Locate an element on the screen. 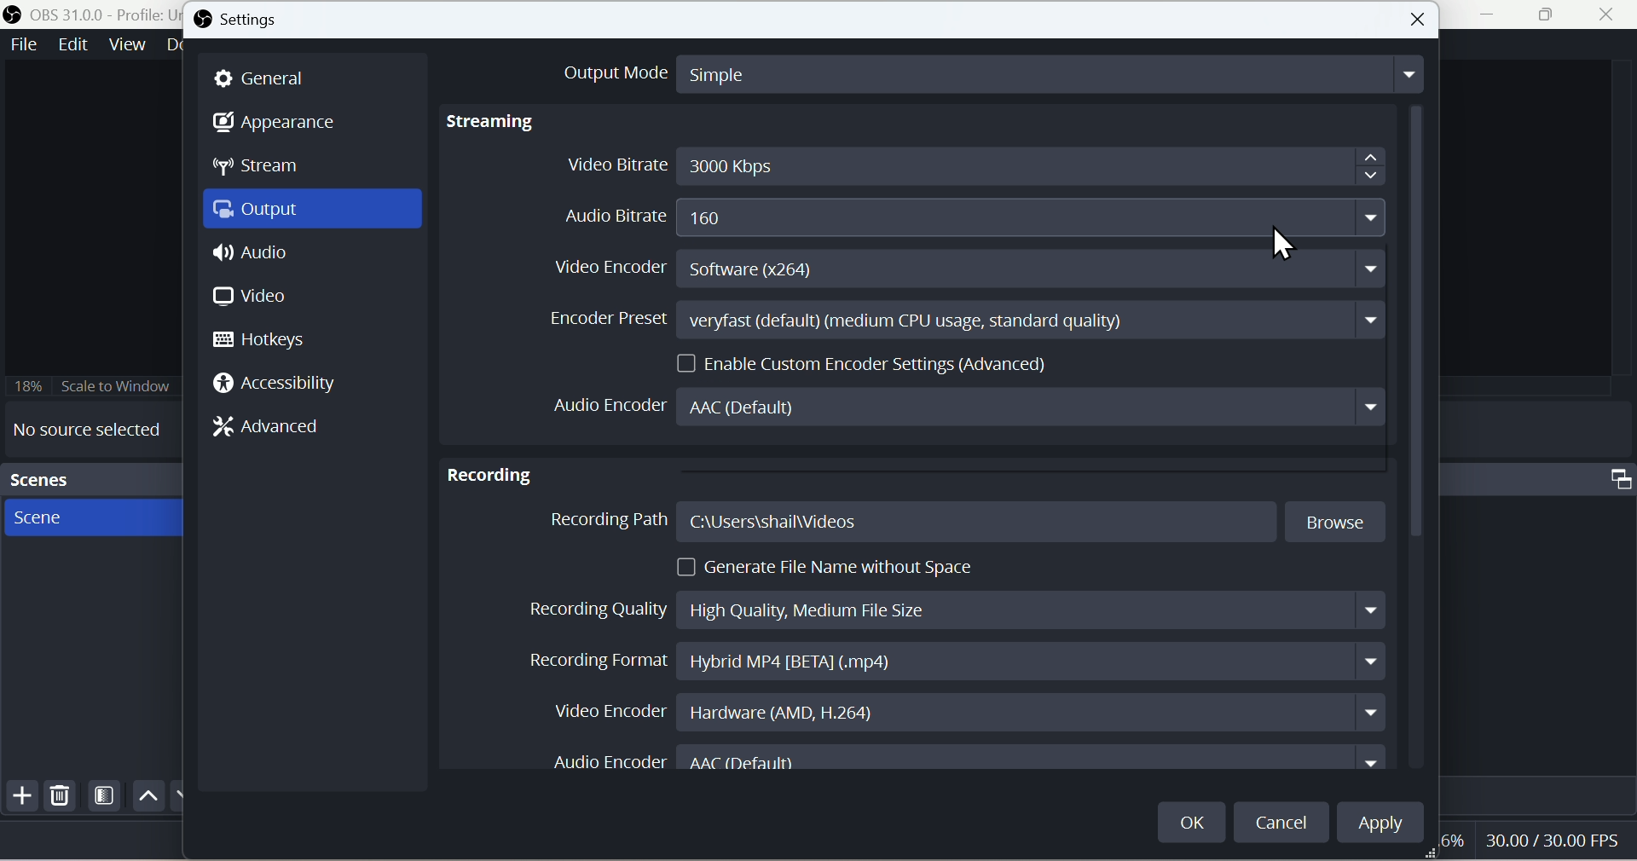  Encoder Preset is located at coordinates (961, 320).